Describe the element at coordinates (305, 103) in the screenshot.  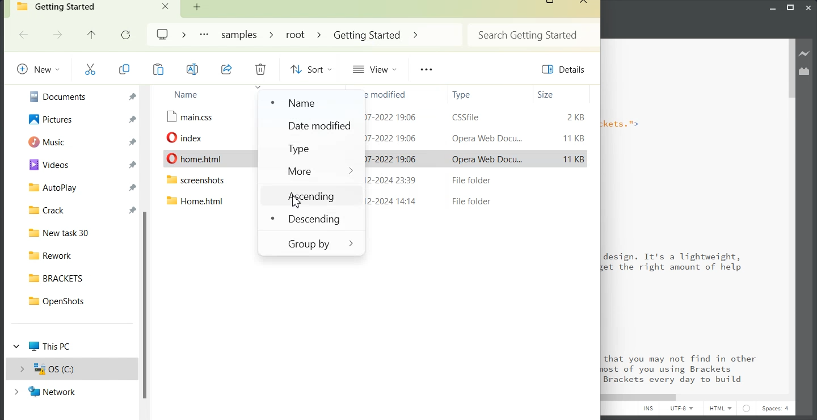
I see `Name ` at that location.